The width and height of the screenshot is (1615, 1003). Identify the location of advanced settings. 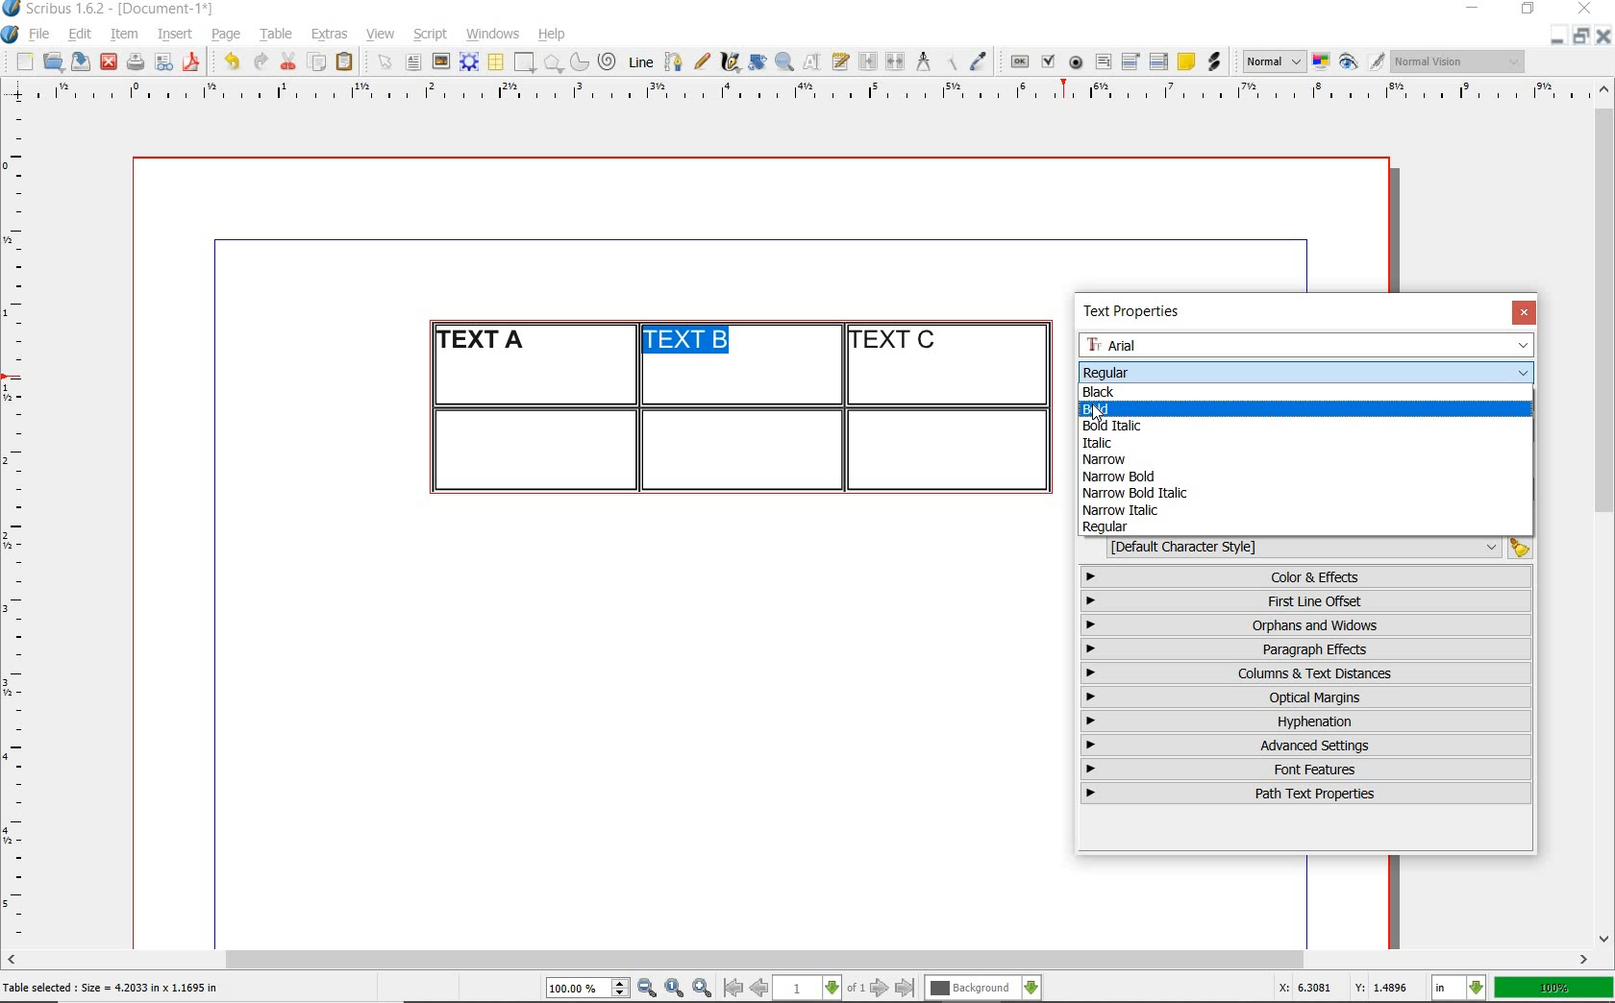
(1304, 745).